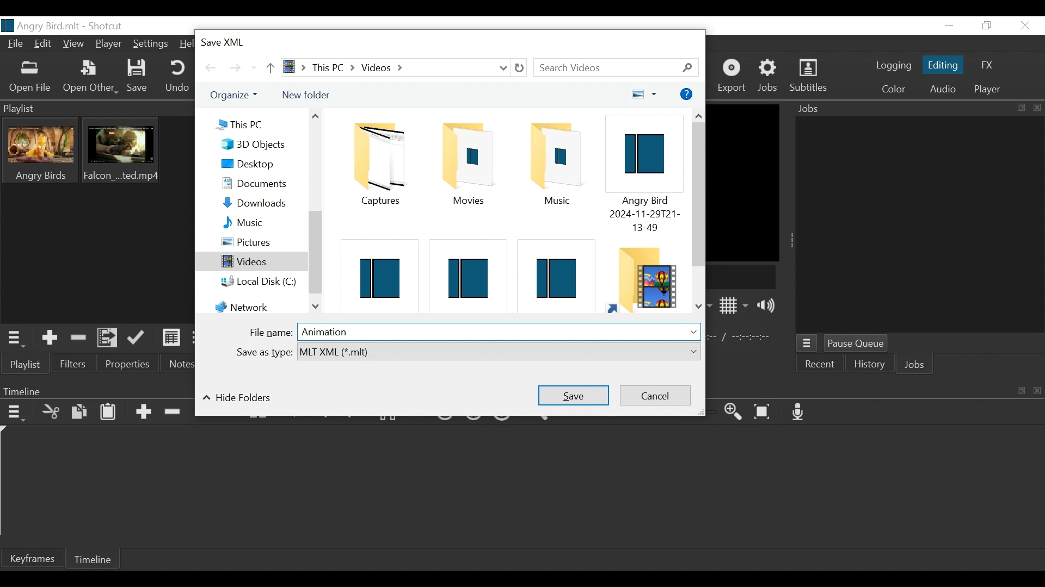 This screenshot has height=587, width=1045. Describe the element at coordinates (137, 339) in the screenshot. I see `Update` at that location.